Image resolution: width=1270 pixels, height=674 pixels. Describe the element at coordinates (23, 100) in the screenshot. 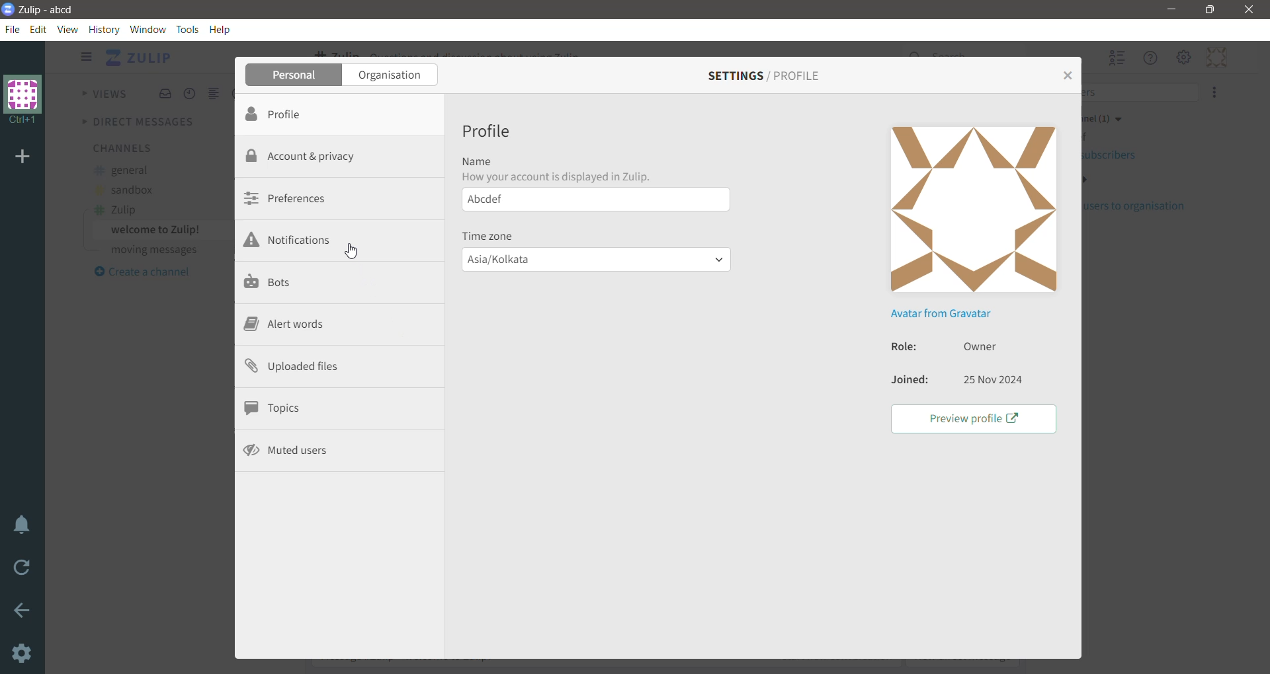

I see `Organization logo` at that location.